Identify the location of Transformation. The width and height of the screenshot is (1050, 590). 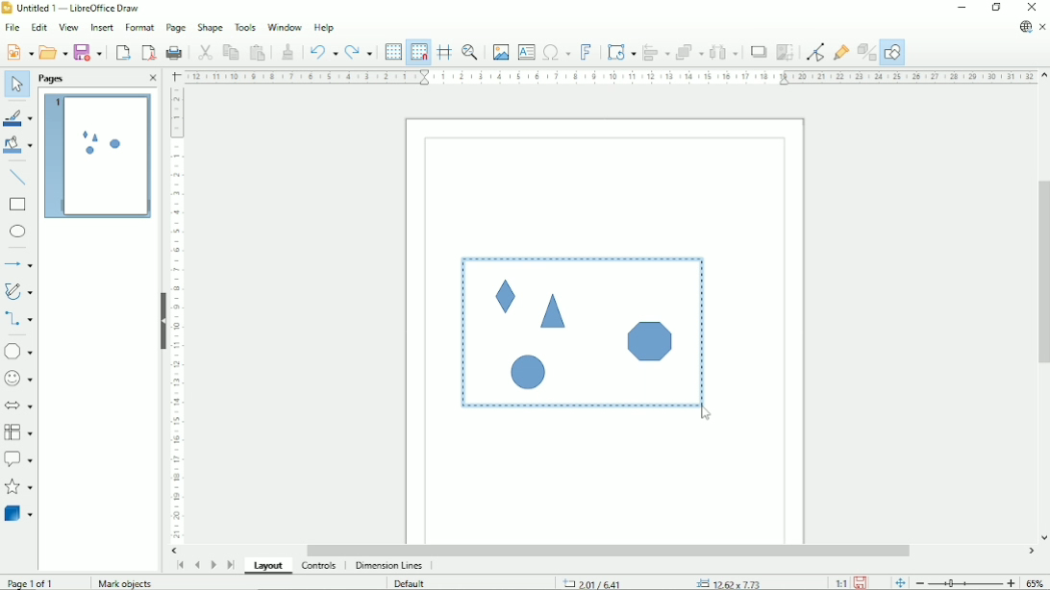
(621, 52).